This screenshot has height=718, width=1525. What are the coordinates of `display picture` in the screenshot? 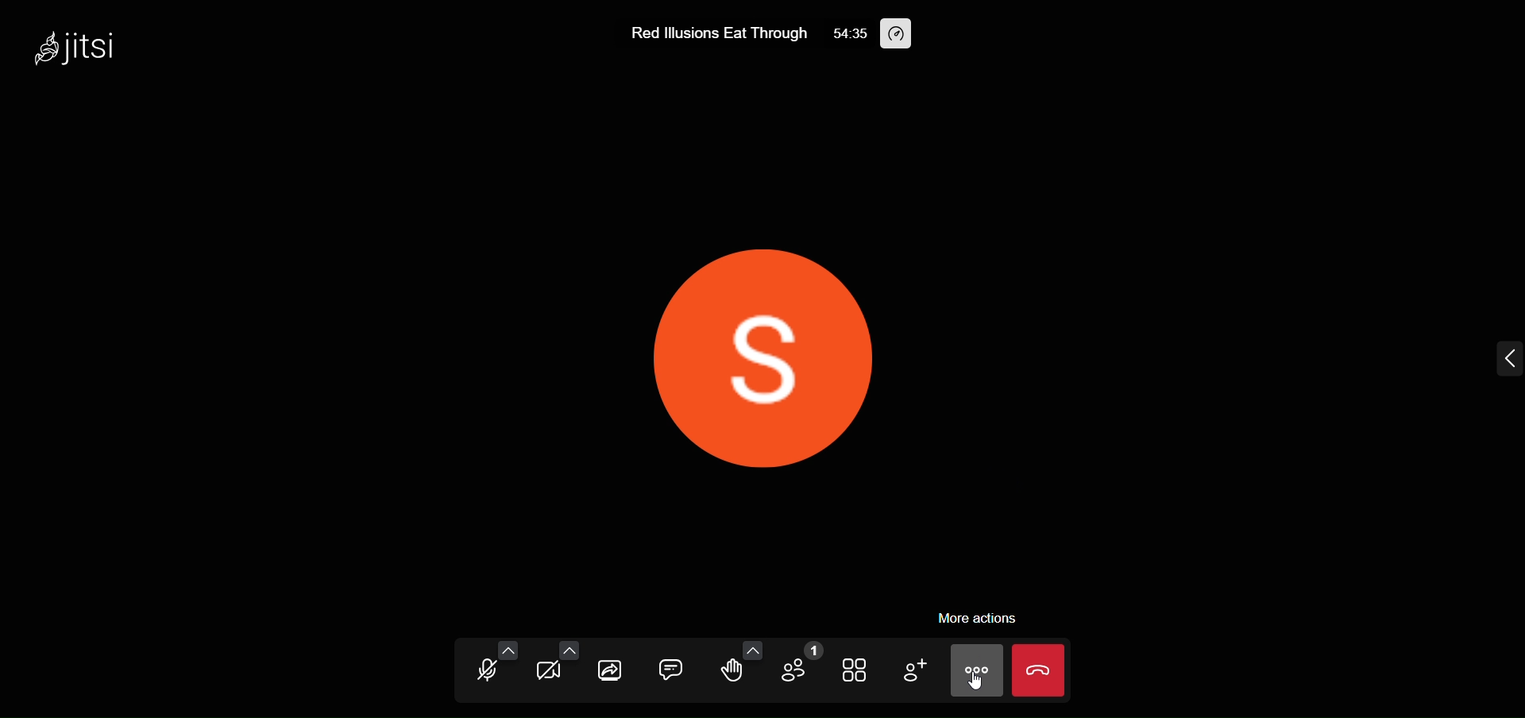 It's located at (766, 355).